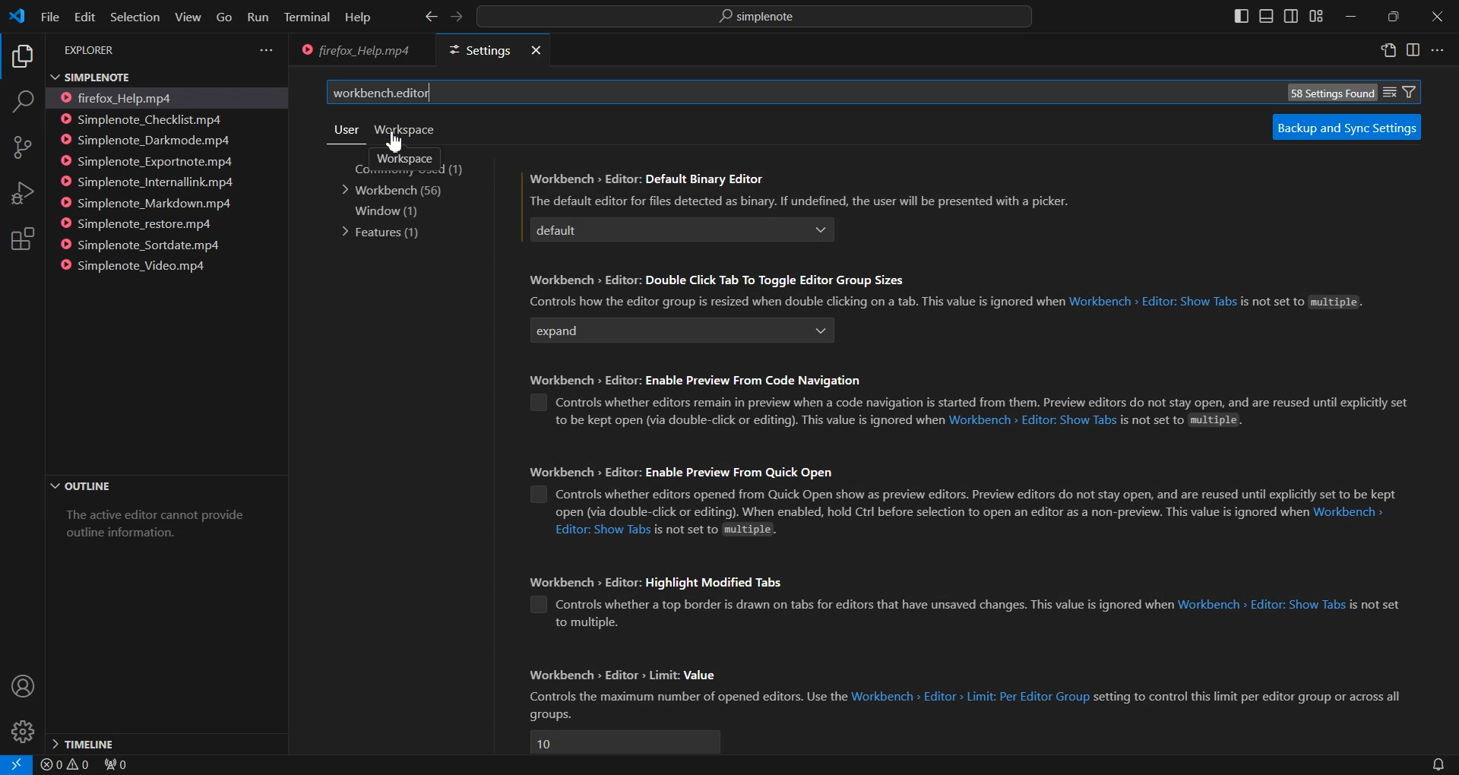 This screenshot has height=775, width=1459. I want to click on Customize layout , so click(1315, 16).